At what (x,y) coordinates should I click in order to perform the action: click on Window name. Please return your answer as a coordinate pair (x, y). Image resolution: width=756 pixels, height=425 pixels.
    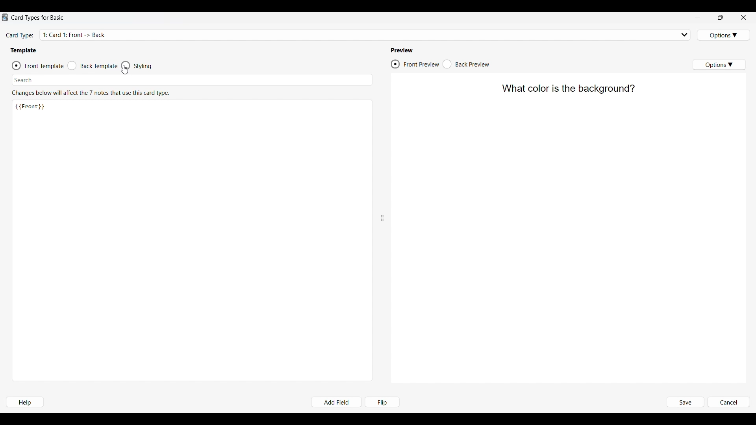
    Looking at the image, I should click on (39, 18).